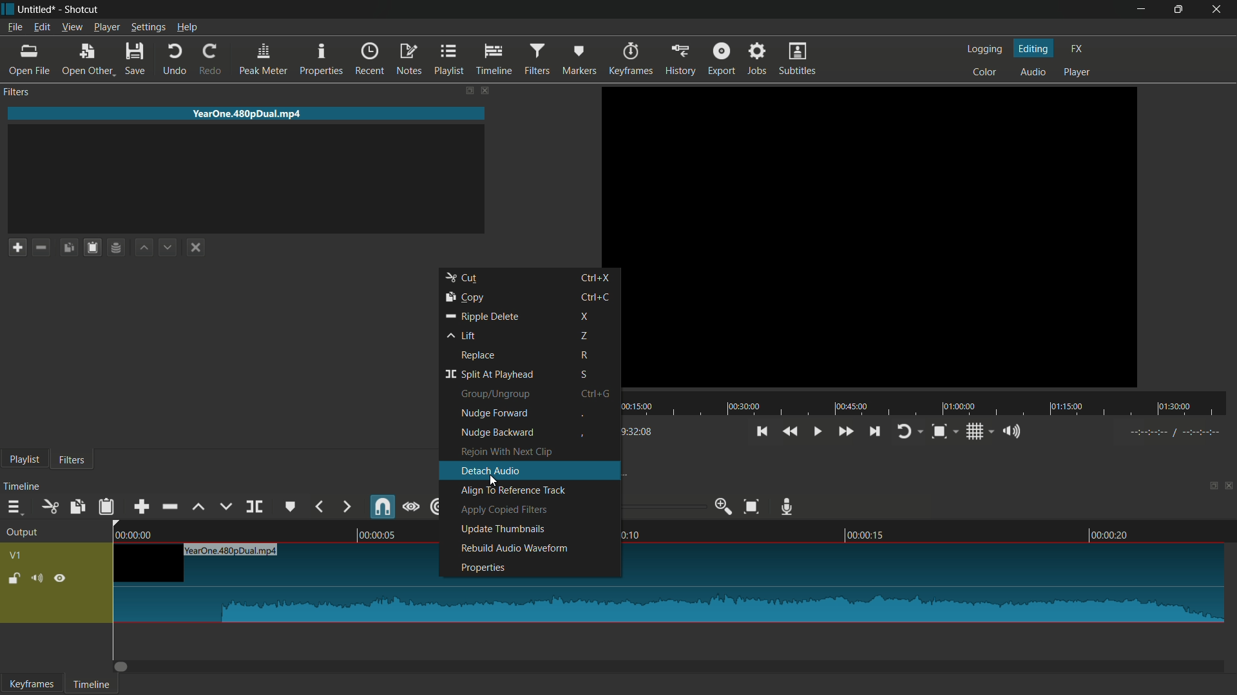  What do you see at coordinates (245, 114) in the screenshot?
I see `imported file name` at bounding box center [245, 114].